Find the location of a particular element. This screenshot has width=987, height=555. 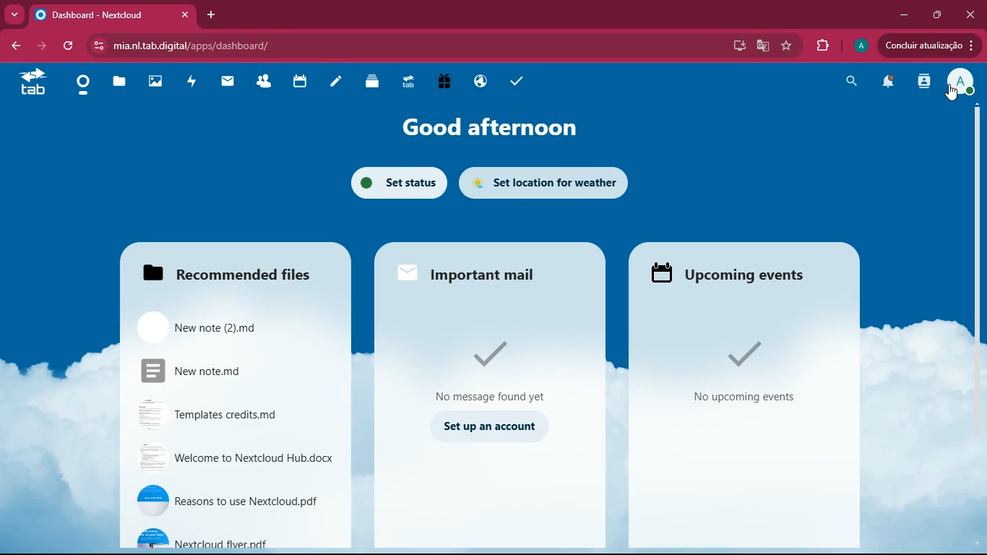

close is located at coordinates (970, 14).